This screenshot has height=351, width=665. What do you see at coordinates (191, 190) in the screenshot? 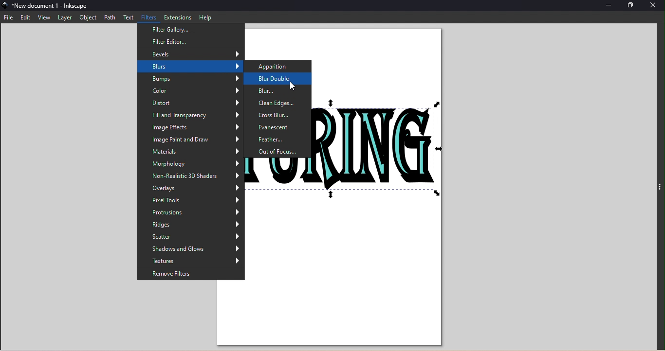
I see `Overlays` at bounding box center [191, 190].